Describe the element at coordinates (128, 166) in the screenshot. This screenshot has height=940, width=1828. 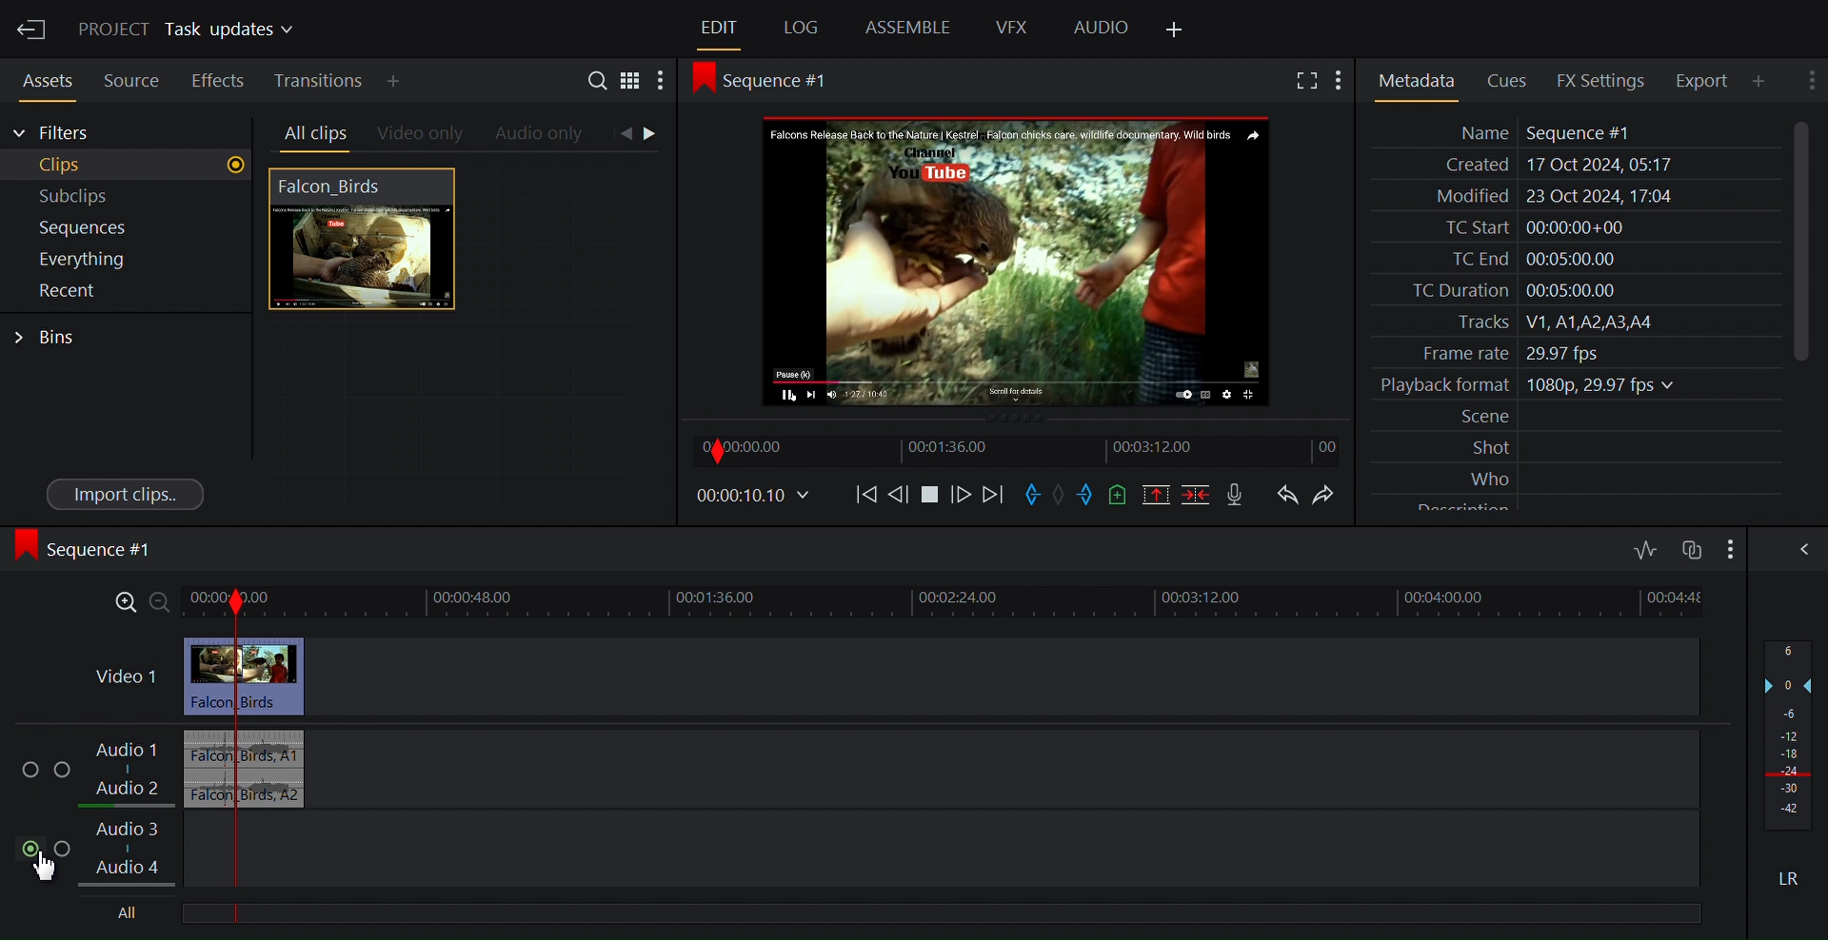
I see `Clips` at that location.